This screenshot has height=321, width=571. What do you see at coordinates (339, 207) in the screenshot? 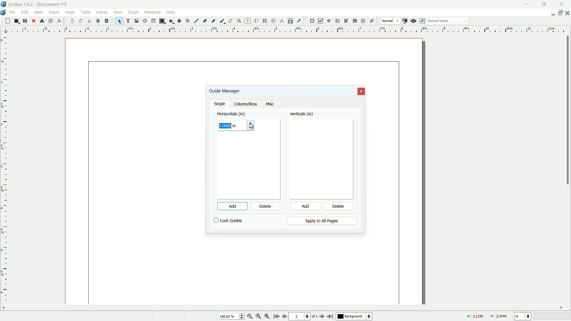
I see `delete` at bounding box center [339, 207].